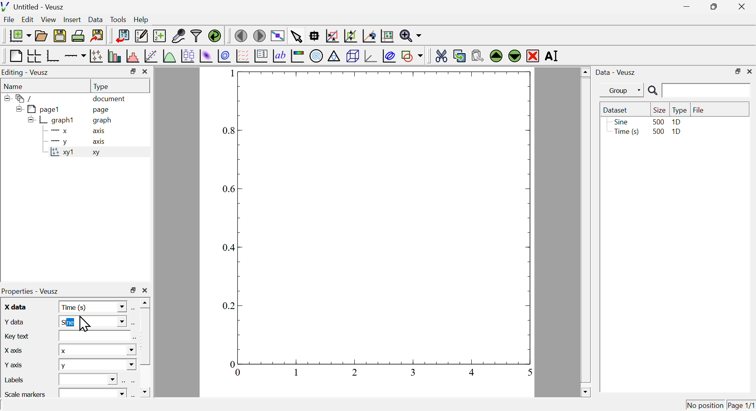  I want to click on cut the selected widget, so click(440, 55).